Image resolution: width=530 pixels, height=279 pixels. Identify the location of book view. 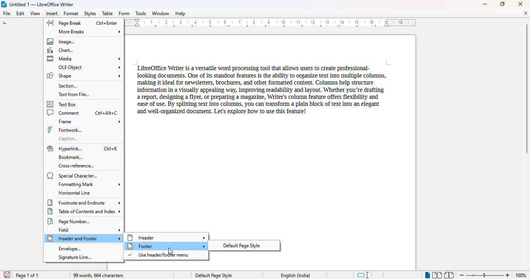
(449, 275).